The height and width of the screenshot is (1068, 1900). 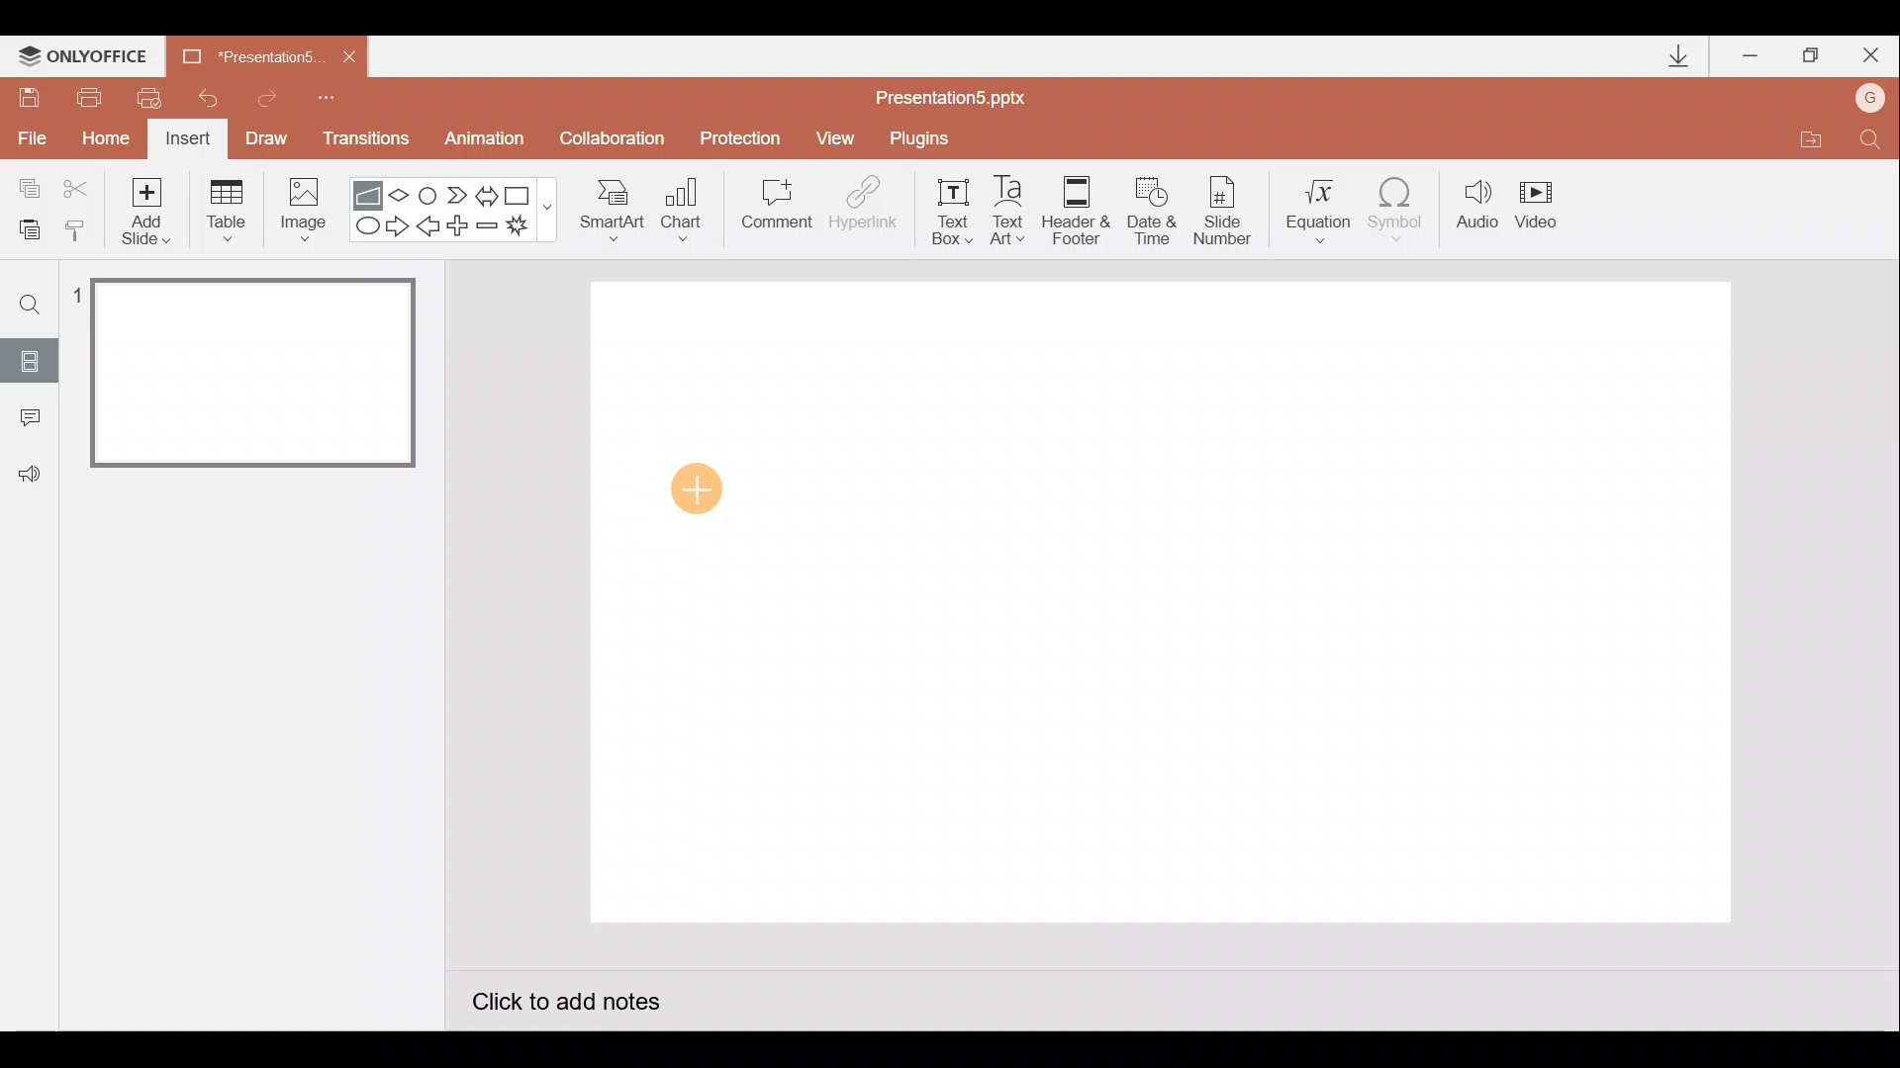 I want to click on Close, so click(x=349, y=57).